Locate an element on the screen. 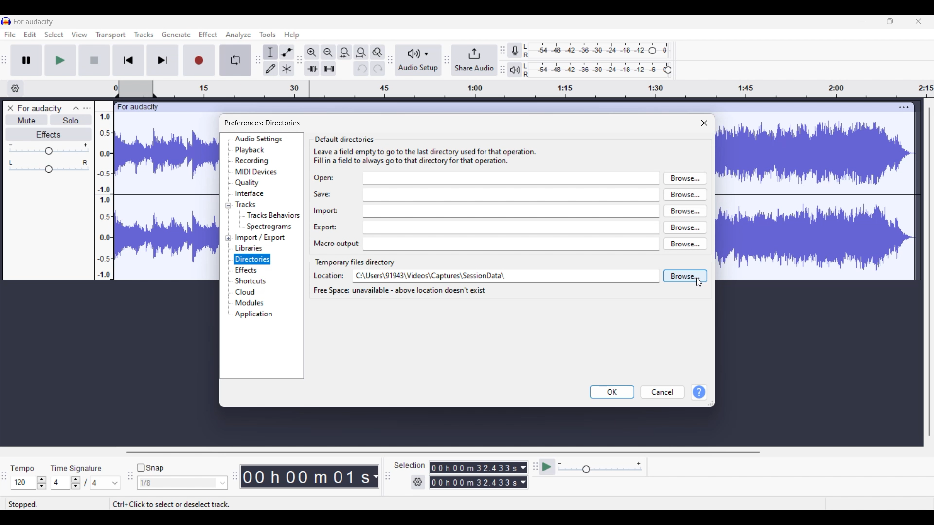 This screenshot has height=525, width=934. Project name is located at coordinates (137, 107).